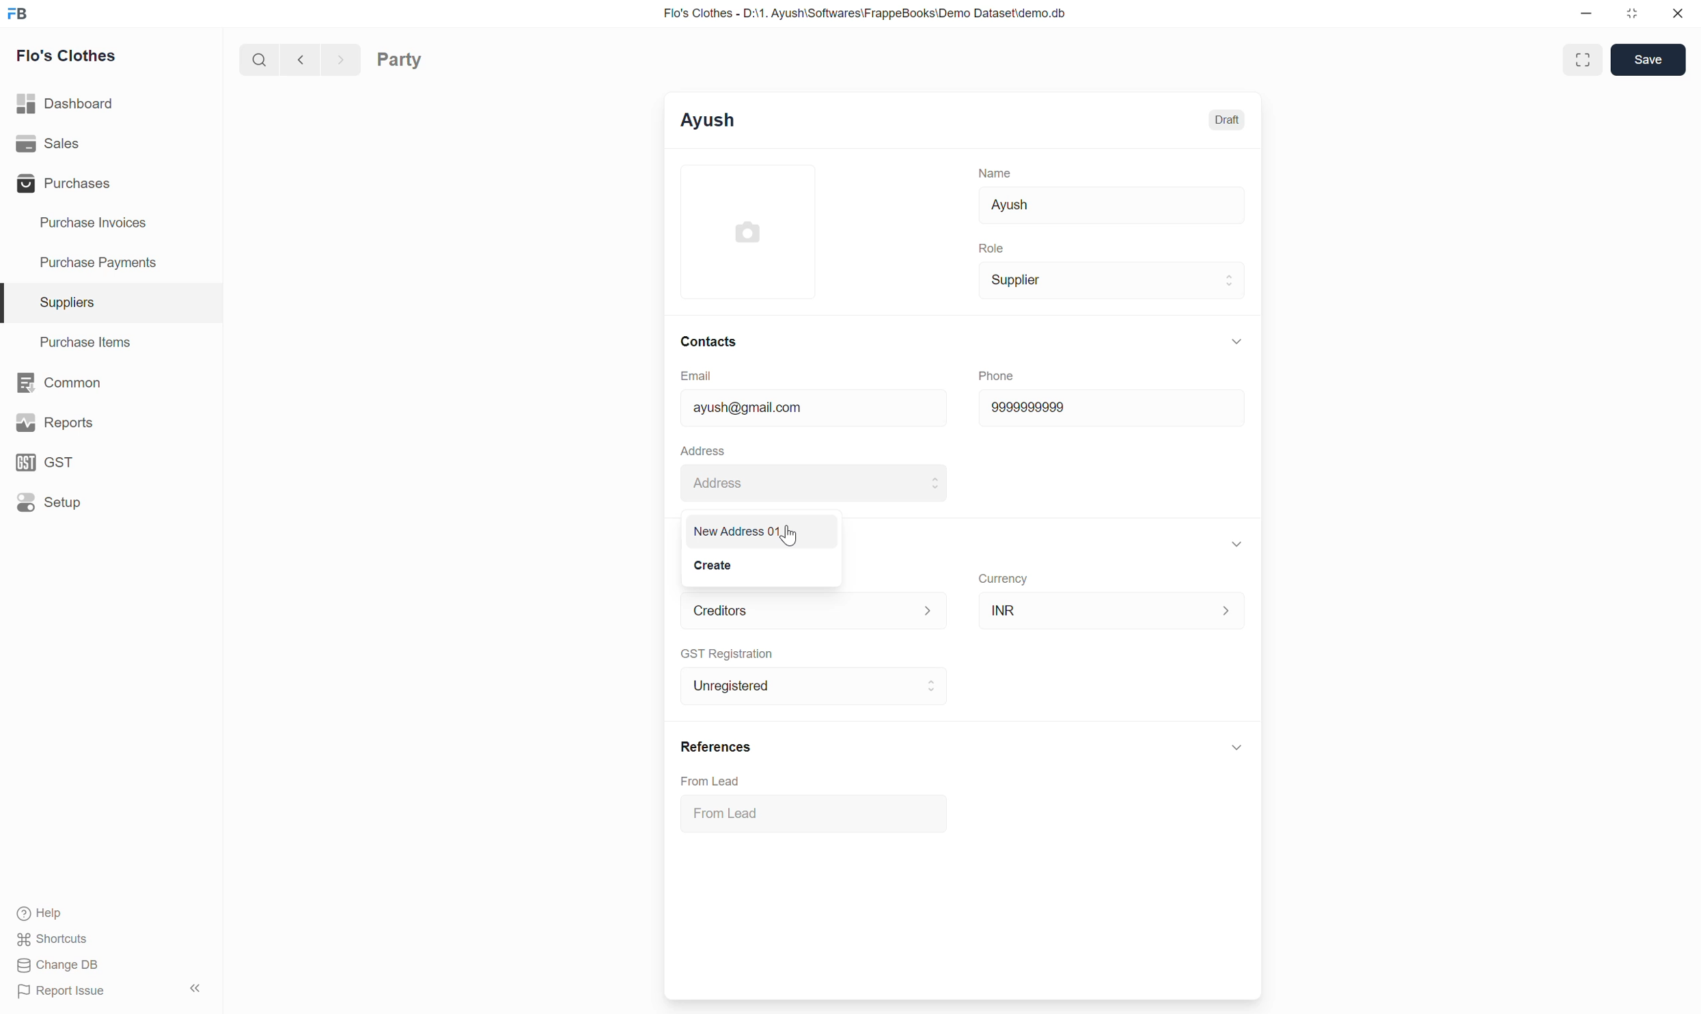  Describe the element at coordinates (400, 59) in the screenshot. I see `Party` at that location.